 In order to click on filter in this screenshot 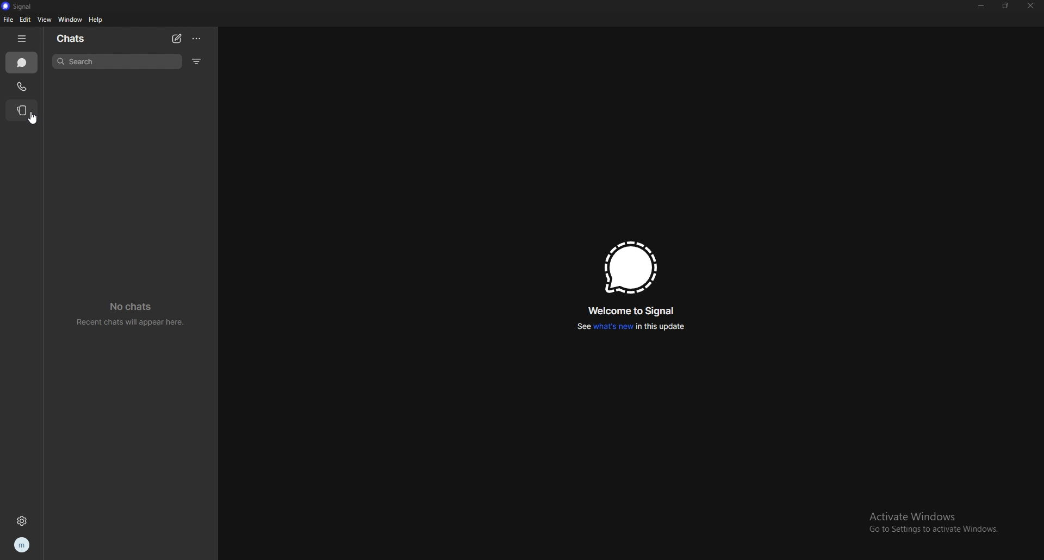, I will do `click(197, 62)`.